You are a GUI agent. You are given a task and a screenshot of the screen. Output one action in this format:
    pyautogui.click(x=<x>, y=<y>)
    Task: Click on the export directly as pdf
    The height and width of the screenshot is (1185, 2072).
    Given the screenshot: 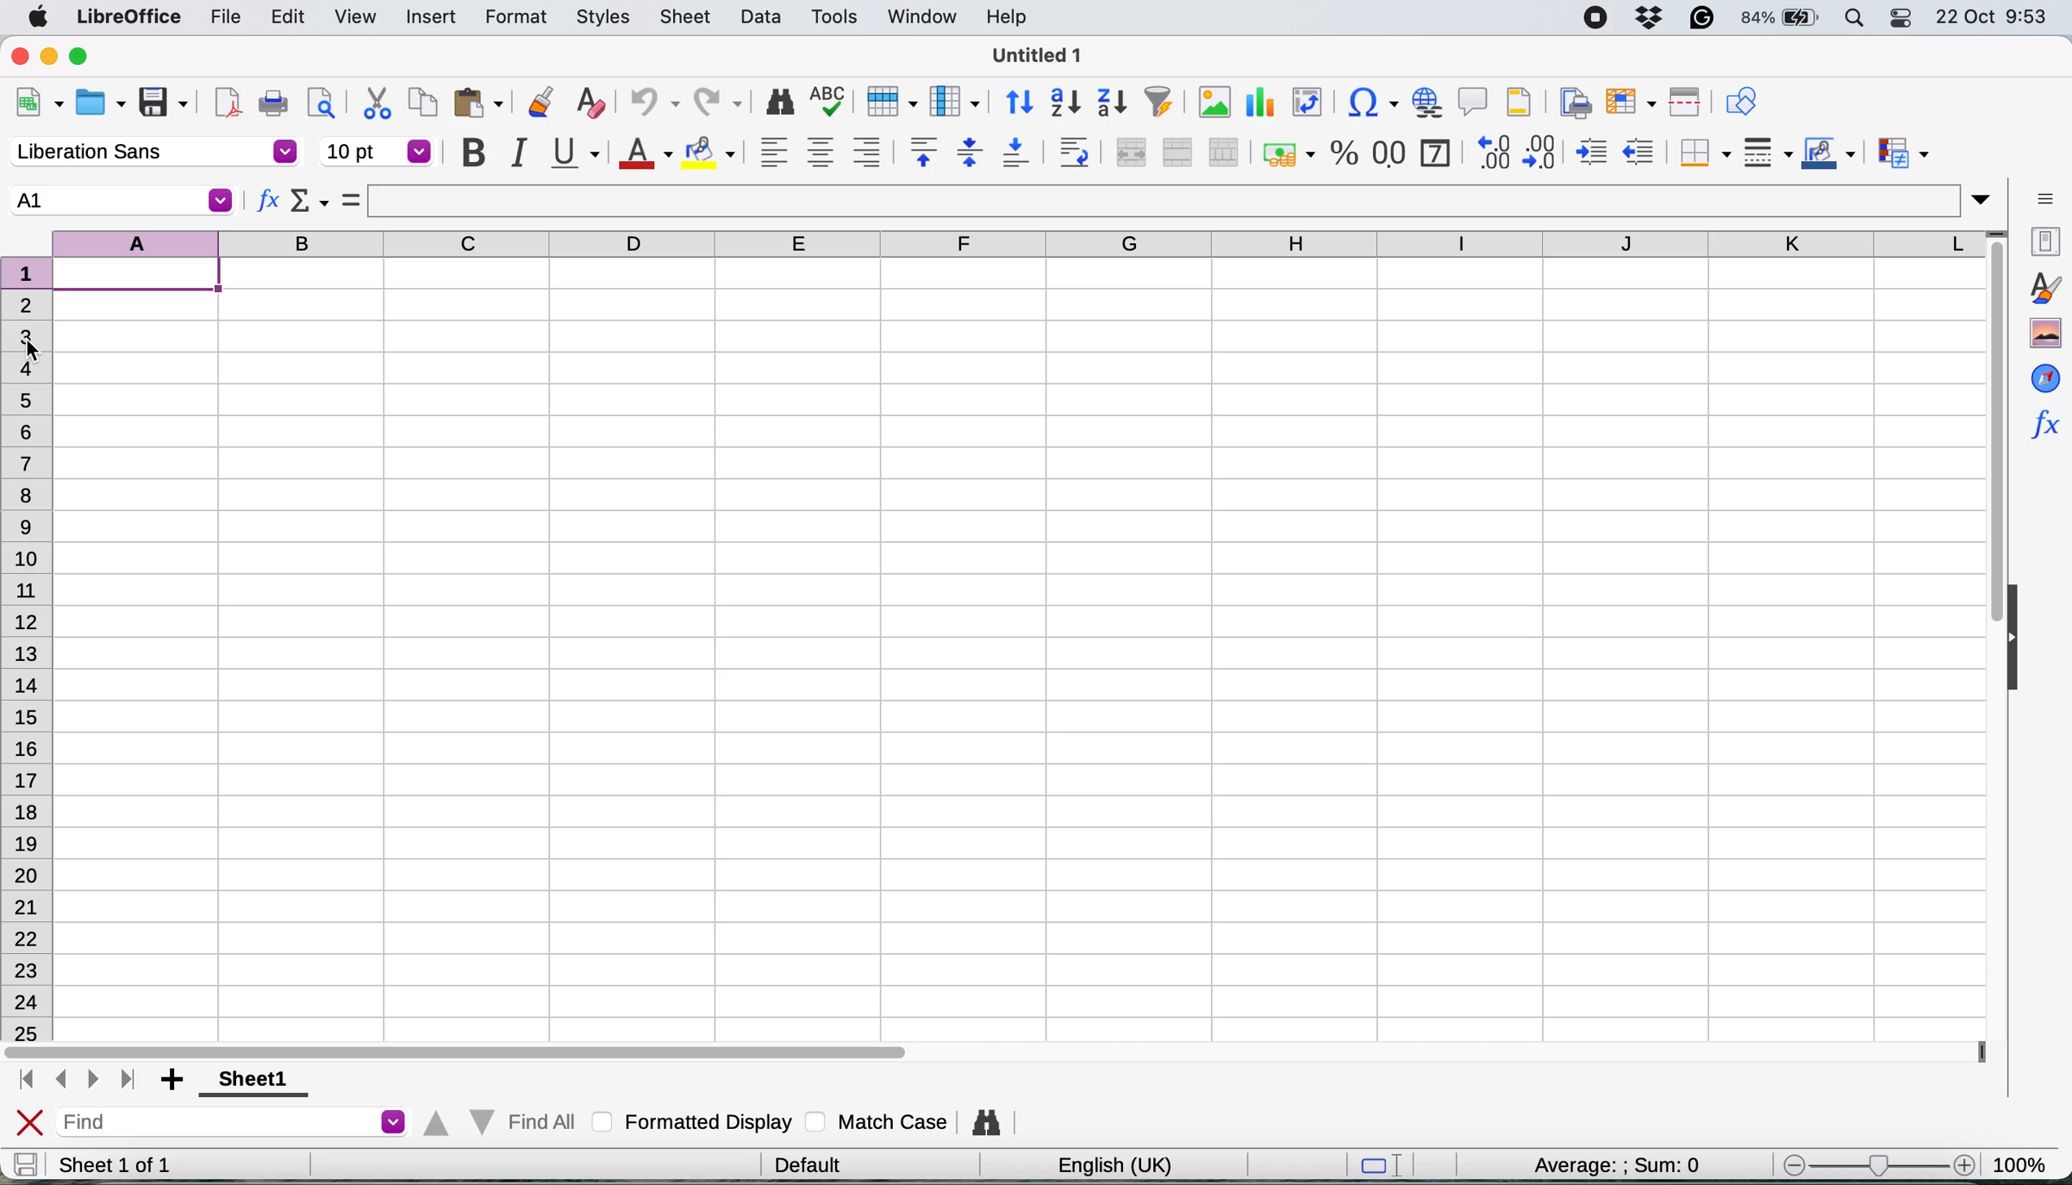 What is the action you would take?
    pyautogui.click(x=229, y=103)
    